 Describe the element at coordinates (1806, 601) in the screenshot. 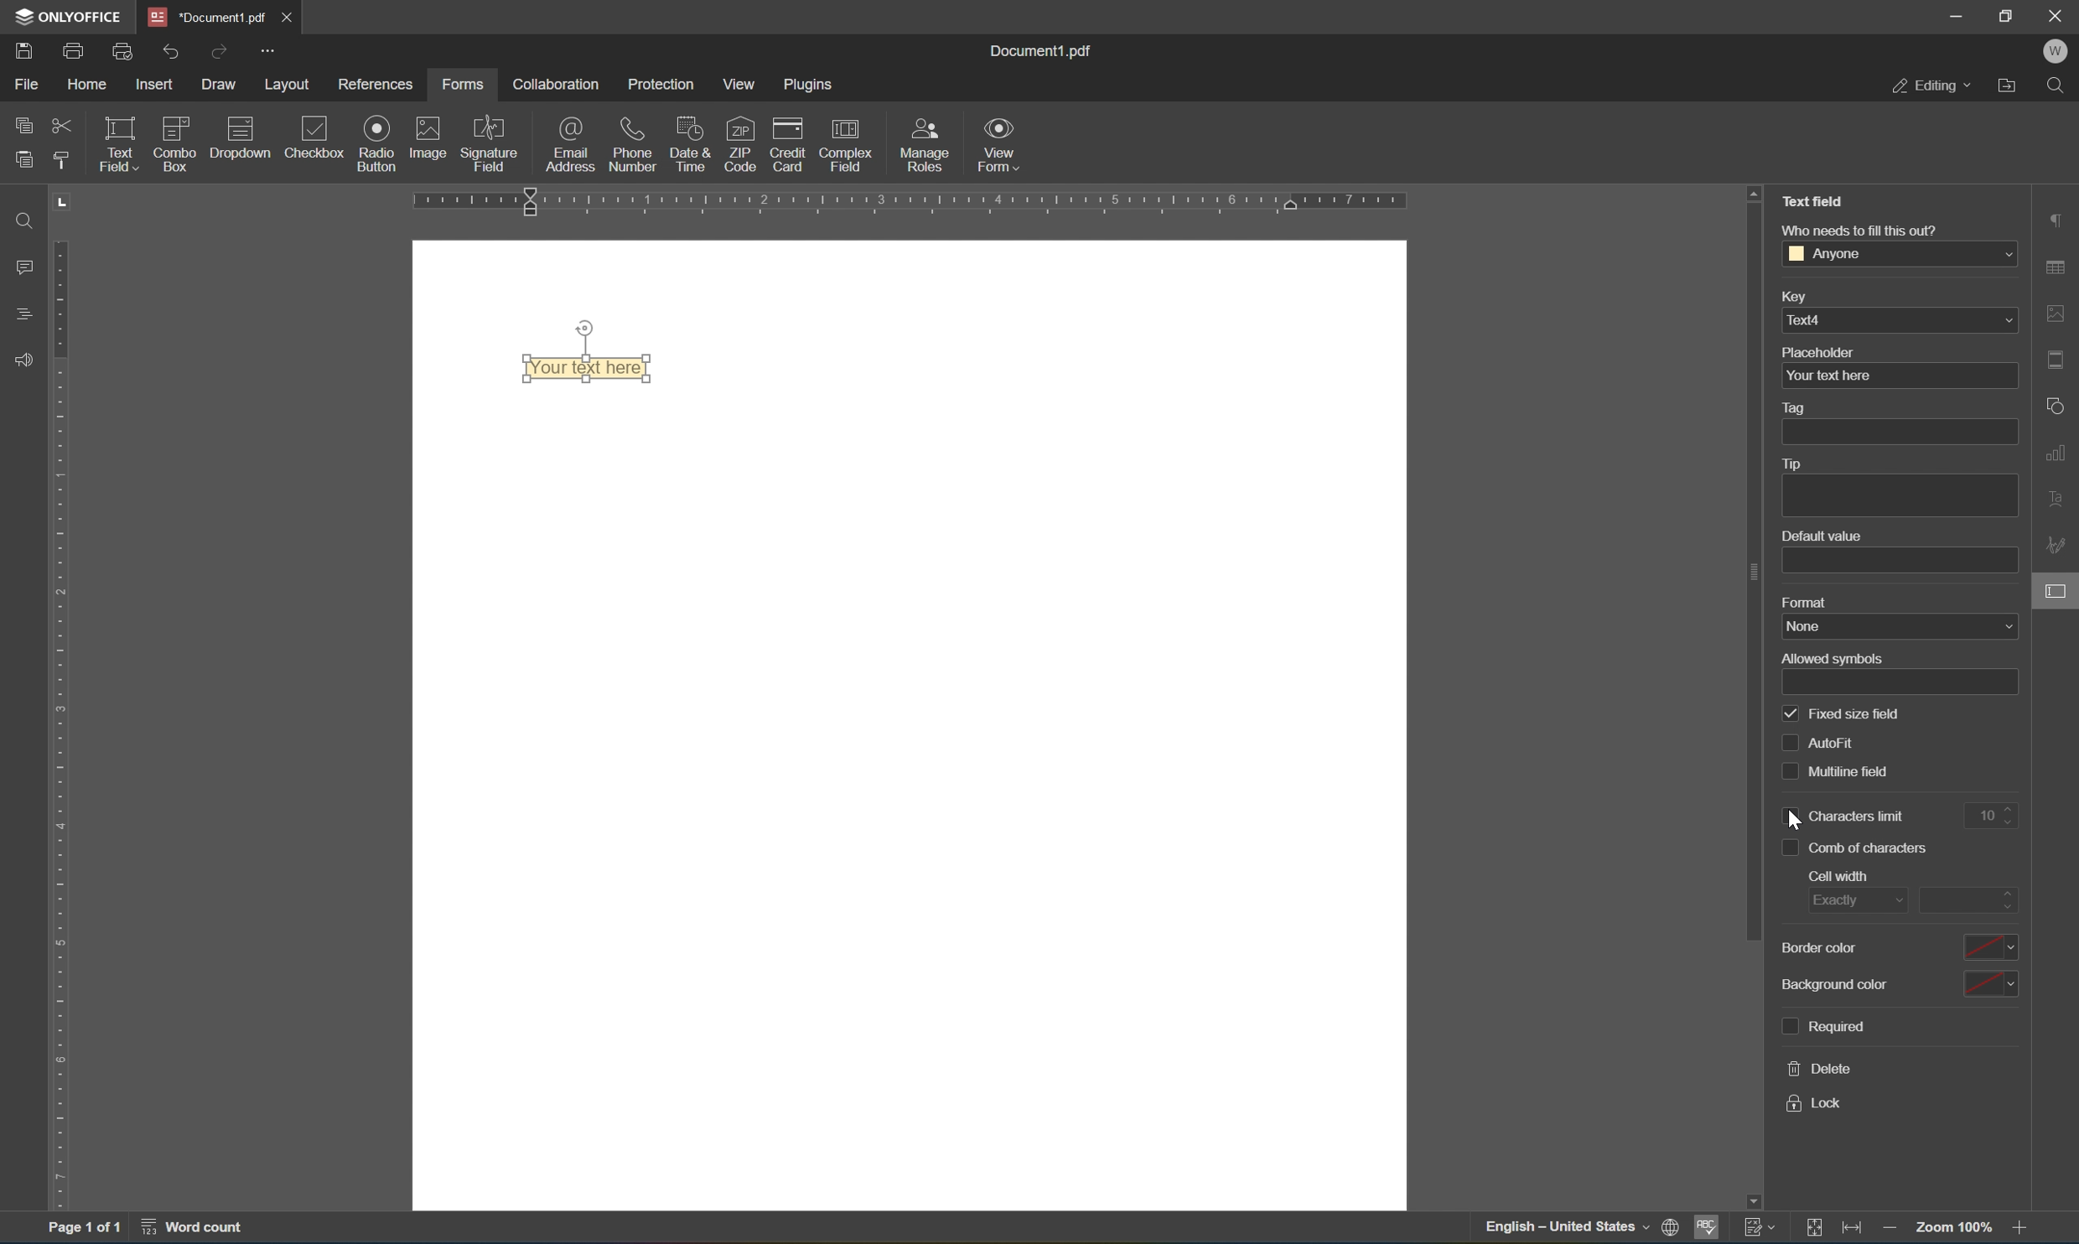

I see `format` at that location.